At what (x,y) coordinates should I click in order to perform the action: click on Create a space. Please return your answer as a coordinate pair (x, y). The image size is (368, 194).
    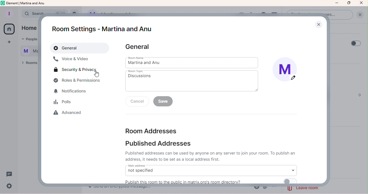
    Looking at the image, I should click on (10, 43).